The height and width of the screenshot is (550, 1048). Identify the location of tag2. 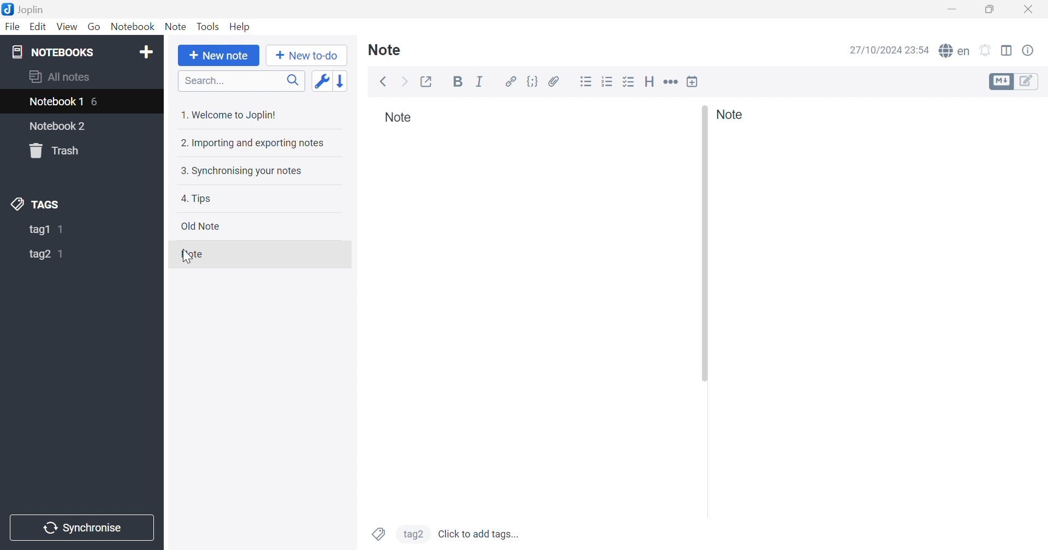
(40, 254).